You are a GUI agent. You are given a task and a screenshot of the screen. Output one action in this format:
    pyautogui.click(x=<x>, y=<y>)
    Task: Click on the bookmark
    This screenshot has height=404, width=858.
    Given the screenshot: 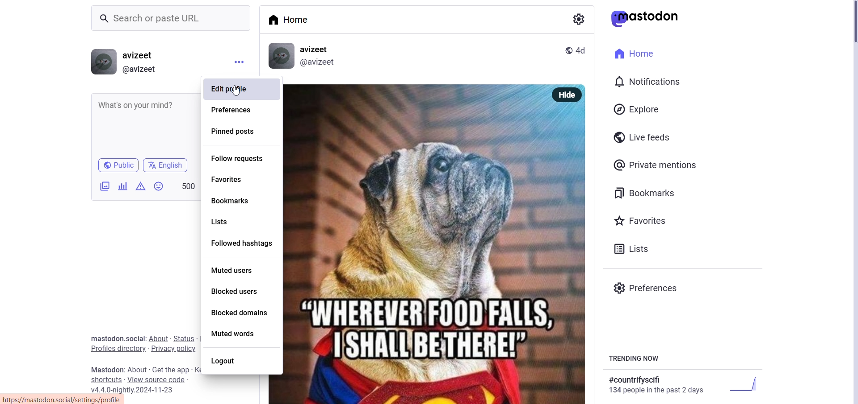 What is the action you would take?
    pyautogui.click(x=234, y=200)
    